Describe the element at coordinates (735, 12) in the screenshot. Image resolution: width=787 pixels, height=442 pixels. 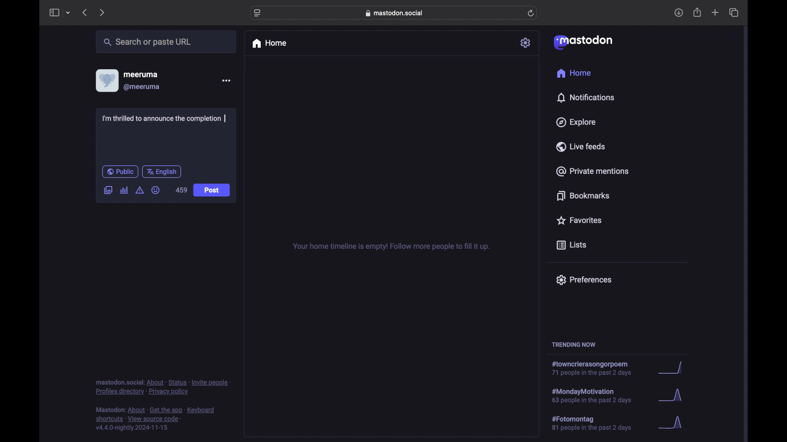
I see `show tab overview` at that location.